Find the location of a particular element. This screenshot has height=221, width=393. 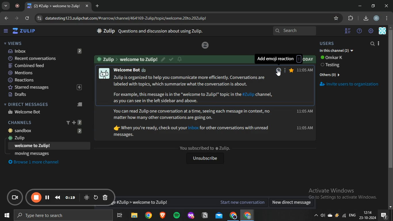

play recording is located at coordinates (47, 197).